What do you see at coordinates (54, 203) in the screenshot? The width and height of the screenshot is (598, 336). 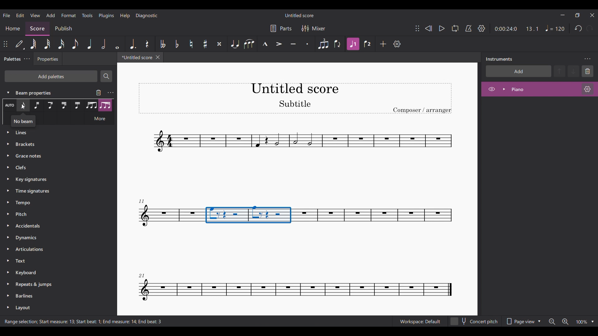 I see `Tempo` at bounding box center [54, 203].